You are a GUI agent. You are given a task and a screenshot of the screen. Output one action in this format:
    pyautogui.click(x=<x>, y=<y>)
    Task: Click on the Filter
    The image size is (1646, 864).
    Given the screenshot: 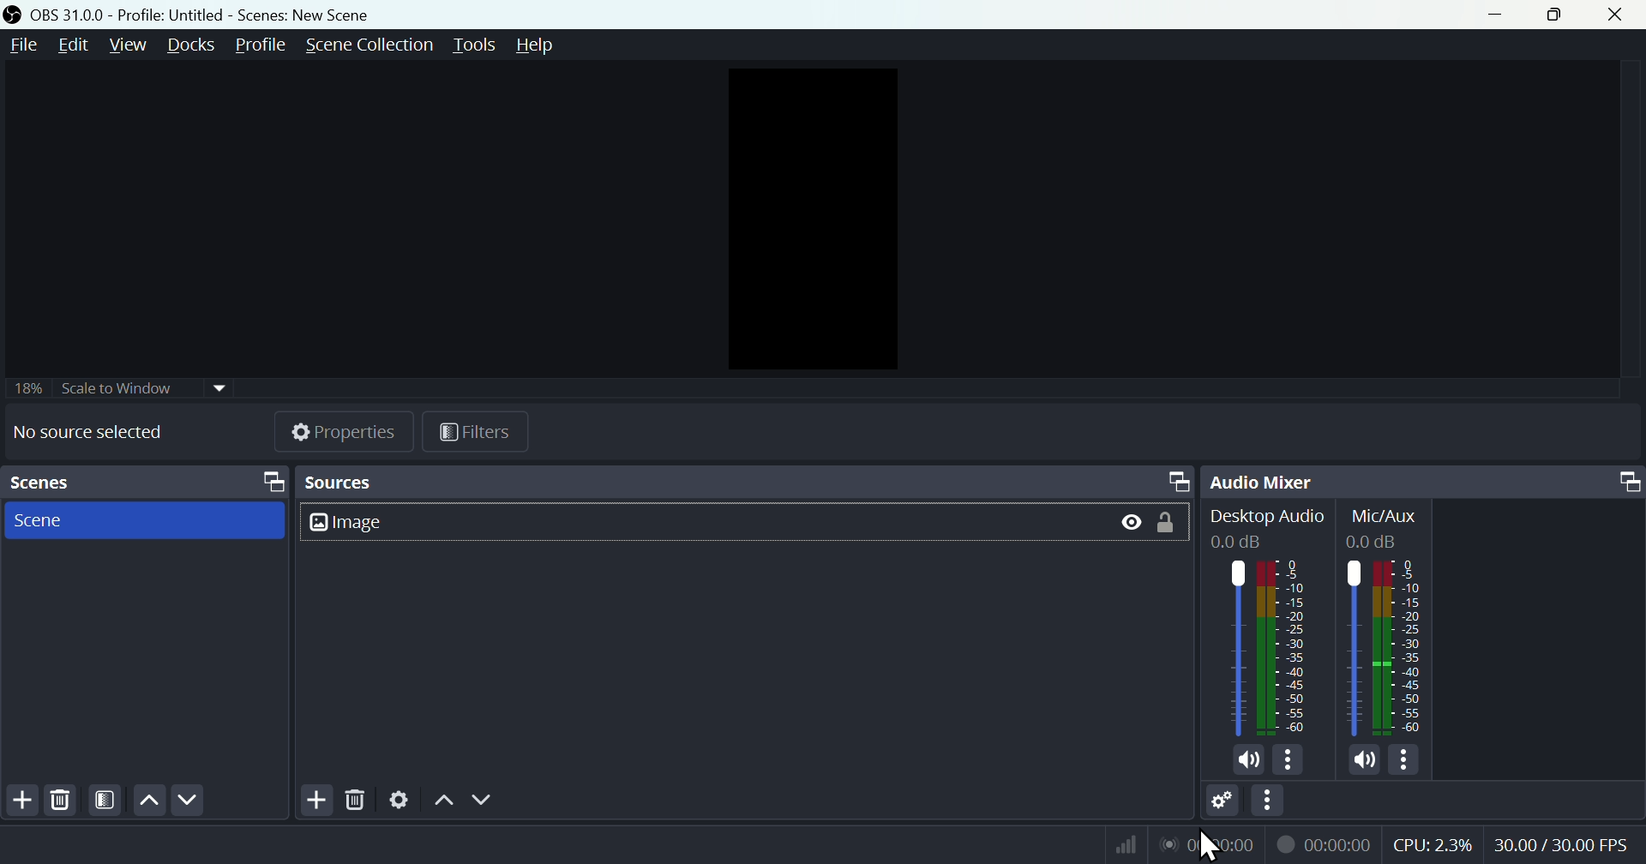 What is the action you would take?
    pyautogui.click(x=105, y=801)
    